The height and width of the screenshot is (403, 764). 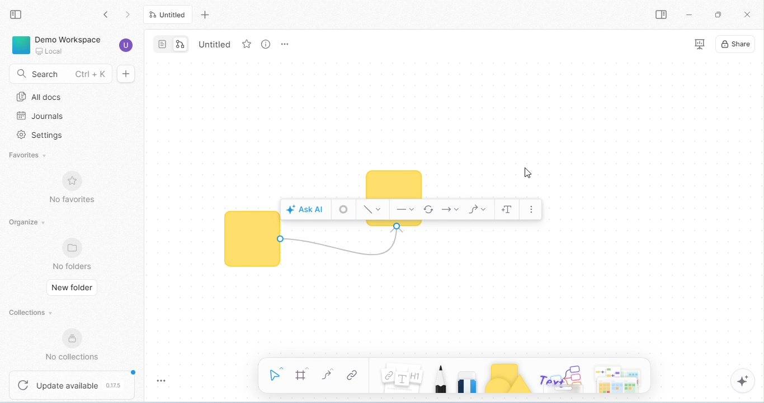 What do you see at coordinates (743, 380) in the screenshot?
I see `AI assistant` at bounding box center [743, 380].